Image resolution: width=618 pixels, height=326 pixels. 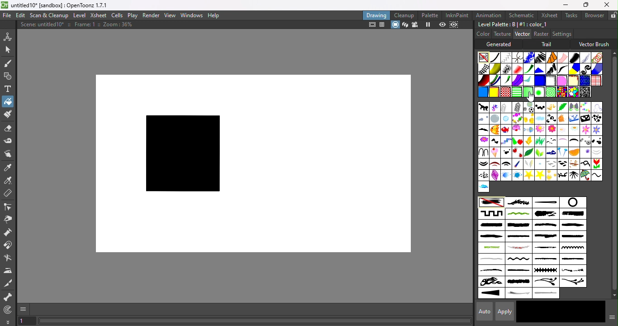 I want to click on simple_trail, so click(x=490, y=259).